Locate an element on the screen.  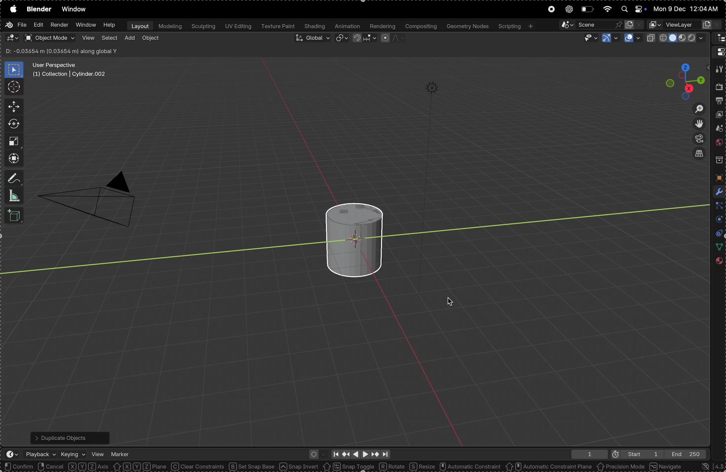
zoom is located at coordinates (695, 109).